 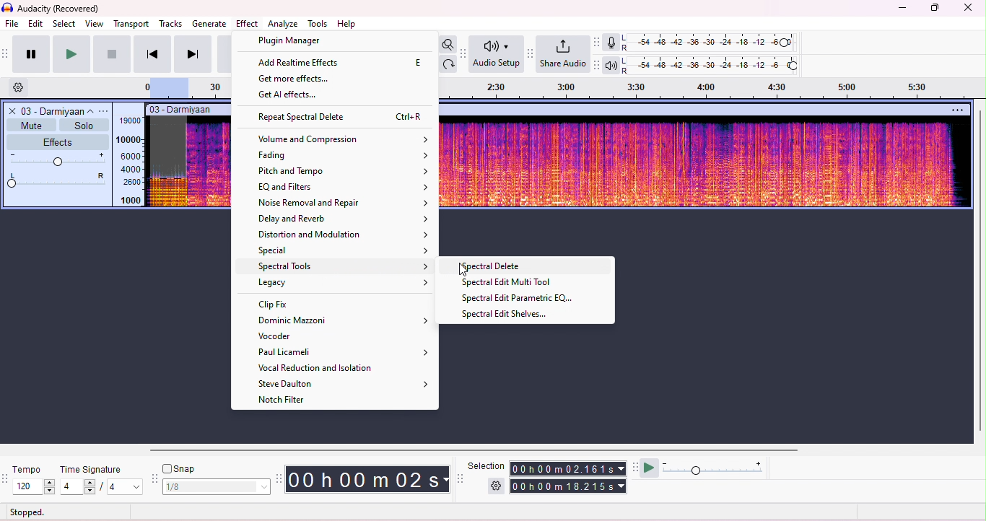 What do you see at coordinates (344, 268) in the screenshot?
I see `spectral tools` at bounding box center [344, 268].